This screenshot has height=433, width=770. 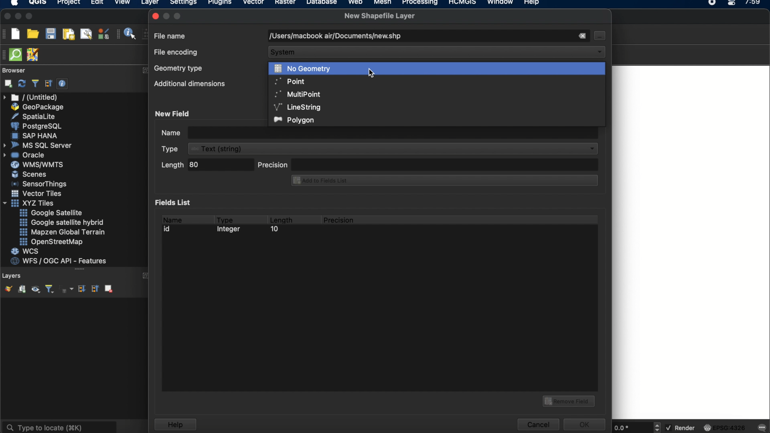 I want to click on edit, so click(x=97, y=3).